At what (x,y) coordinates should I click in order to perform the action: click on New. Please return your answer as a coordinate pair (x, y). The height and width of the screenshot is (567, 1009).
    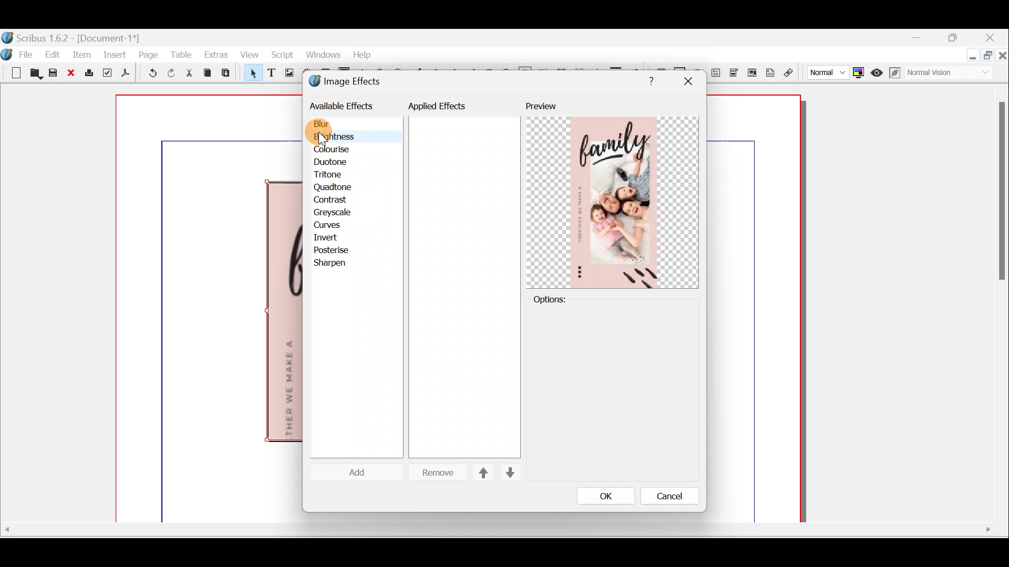
    Looking at the image, I should click on (13, 72).